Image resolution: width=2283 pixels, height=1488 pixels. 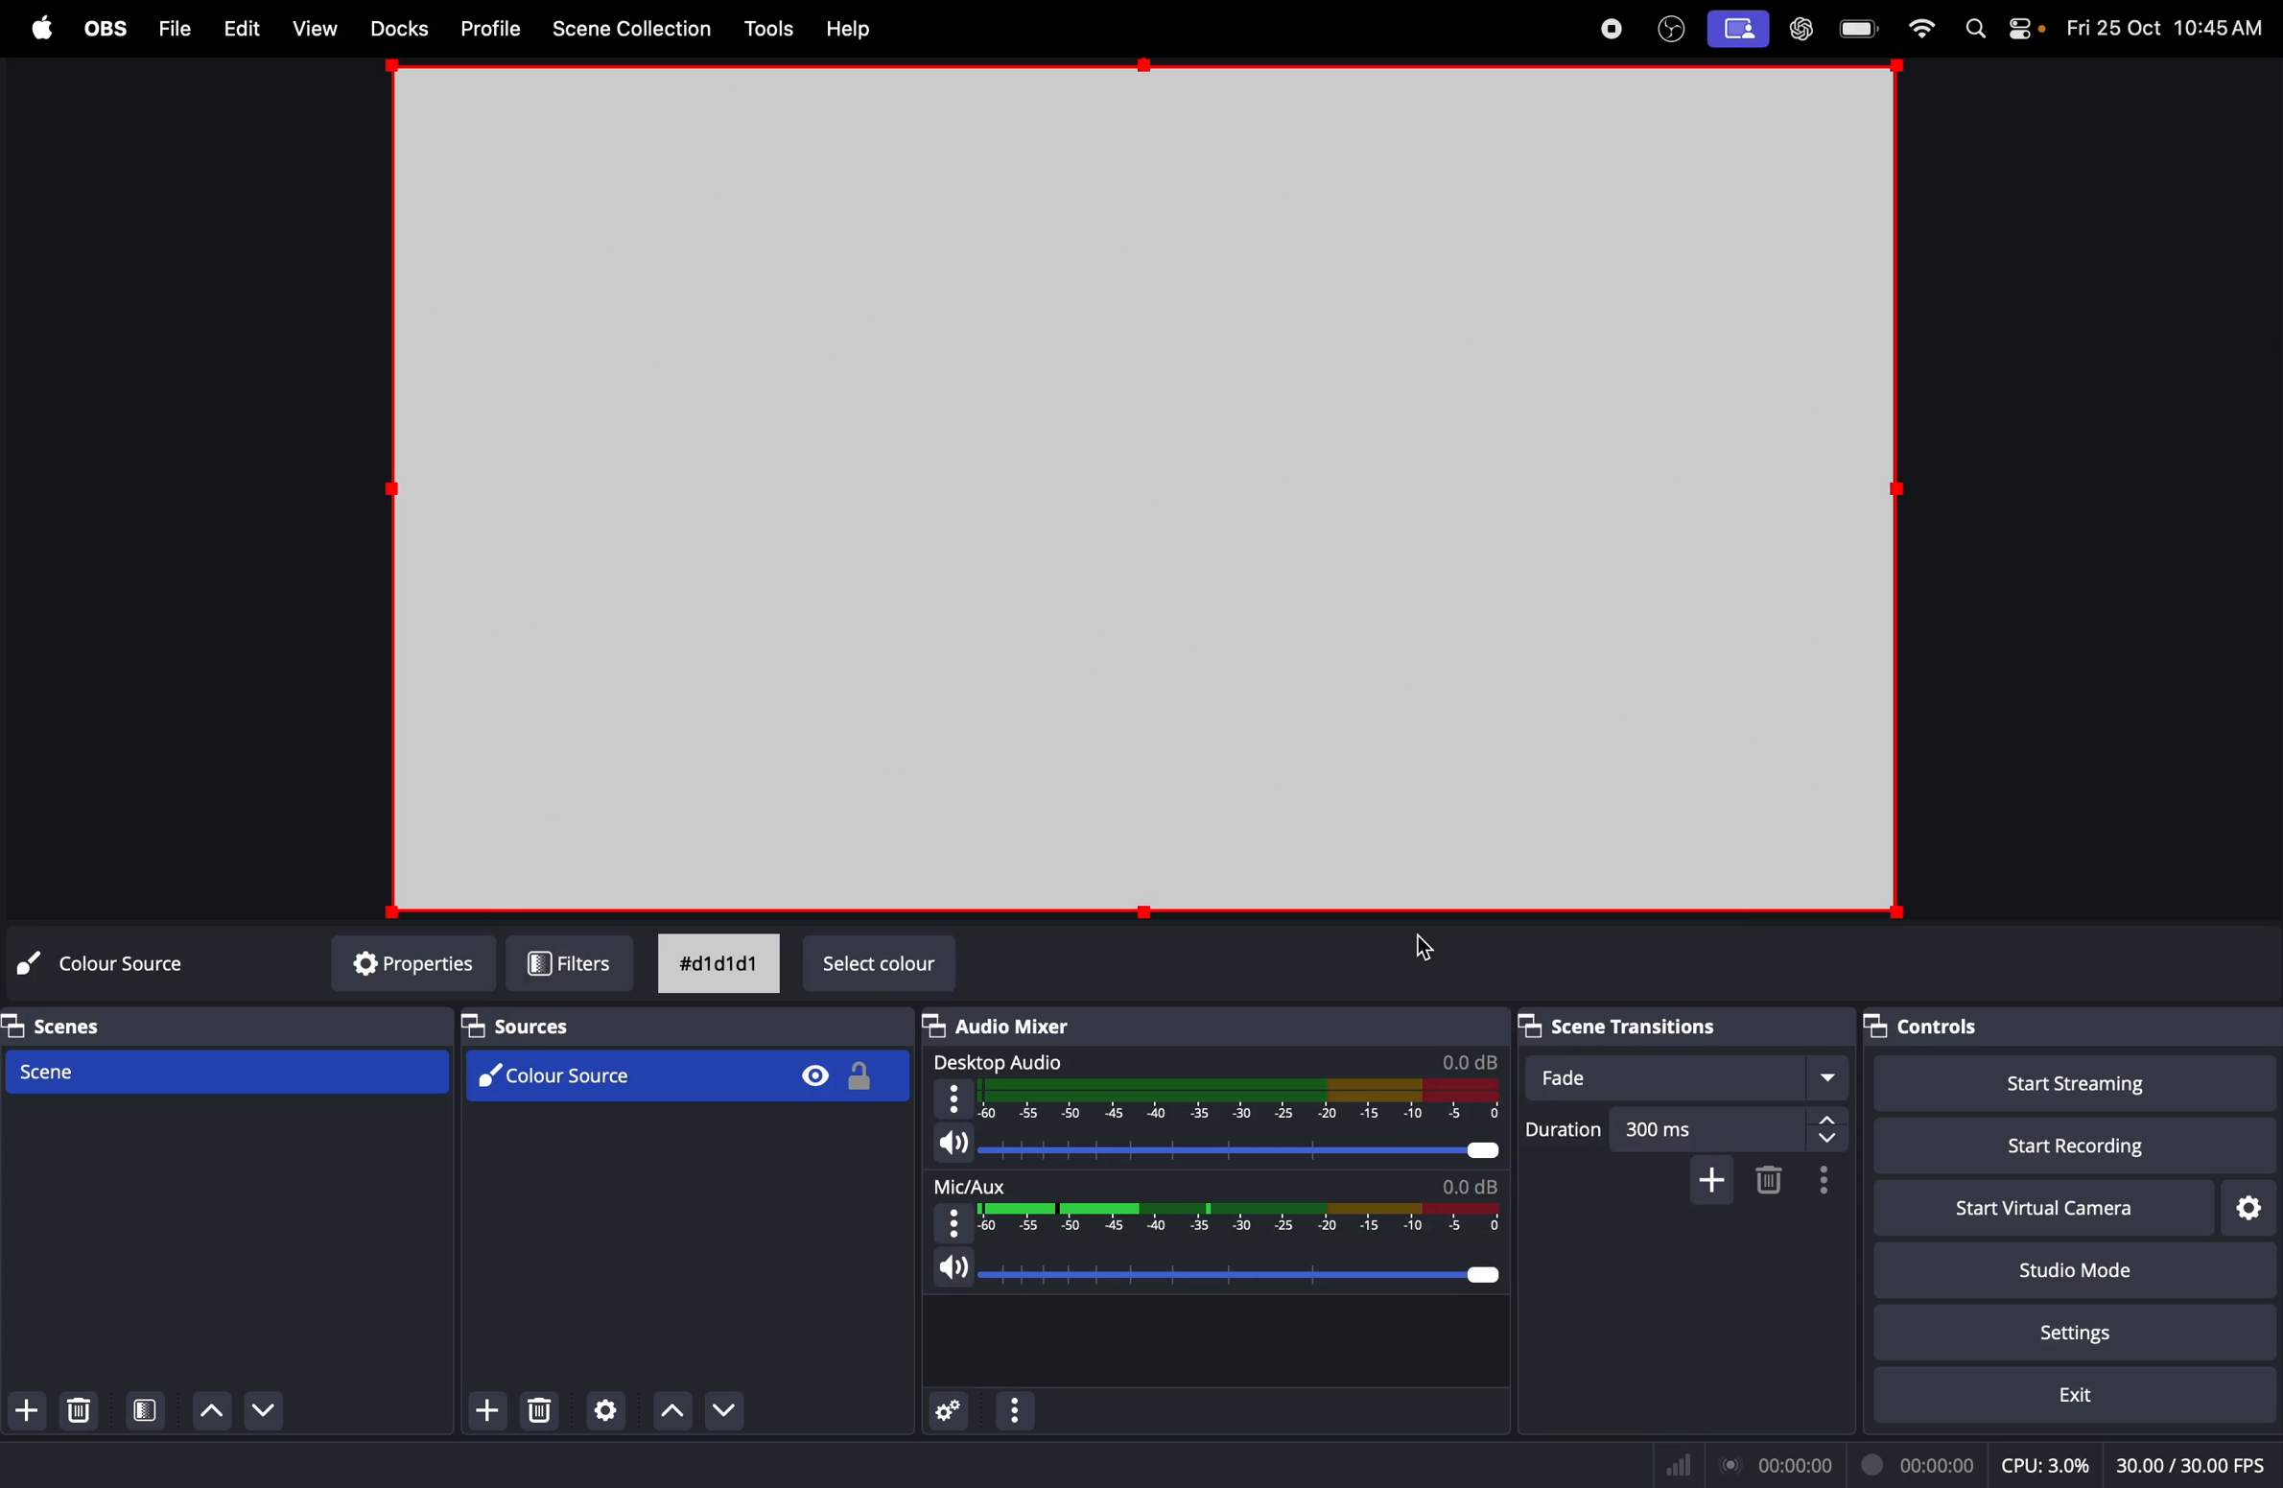 What do you see at coordinates (86, 1410) in the screenshot?
I see `delete` at bounding box center [86, 1410].